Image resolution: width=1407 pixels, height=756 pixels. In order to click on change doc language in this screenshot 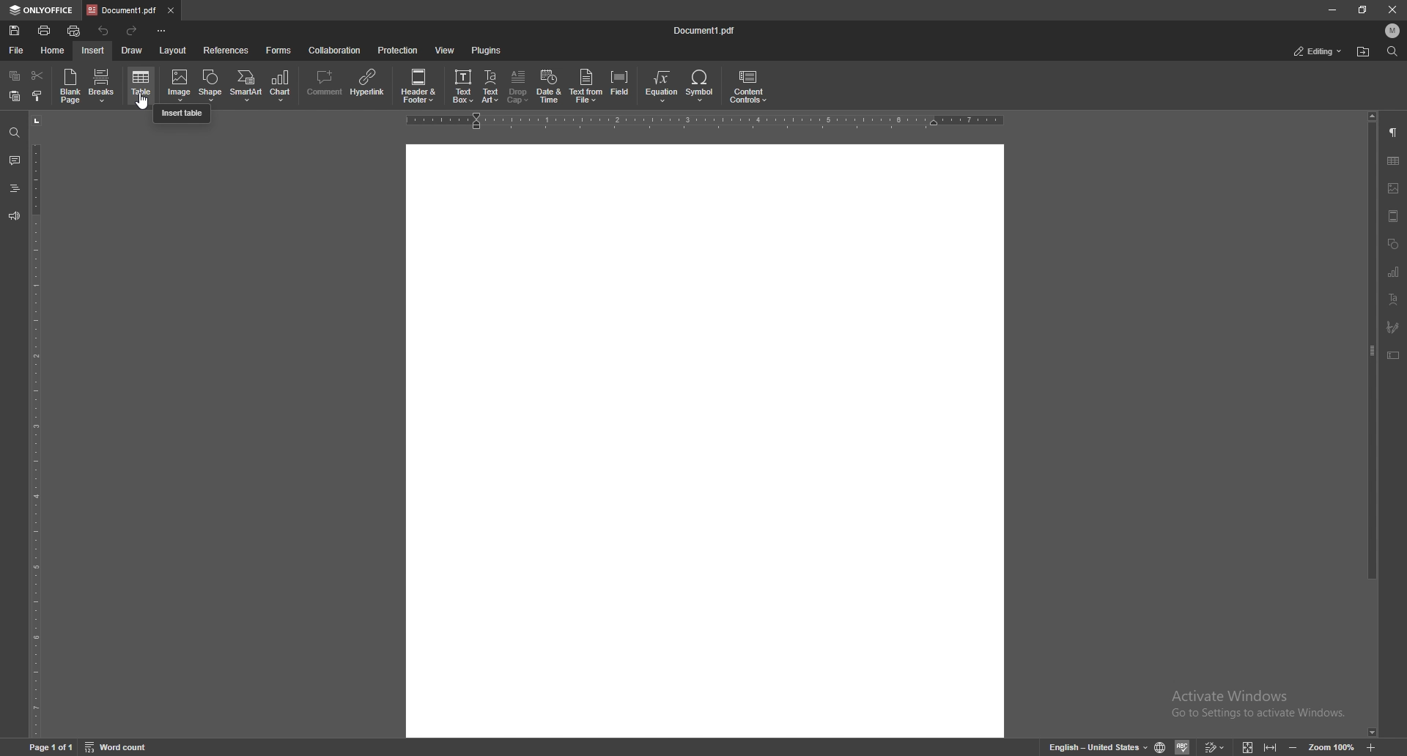, I will do `click(1161, 747)`.